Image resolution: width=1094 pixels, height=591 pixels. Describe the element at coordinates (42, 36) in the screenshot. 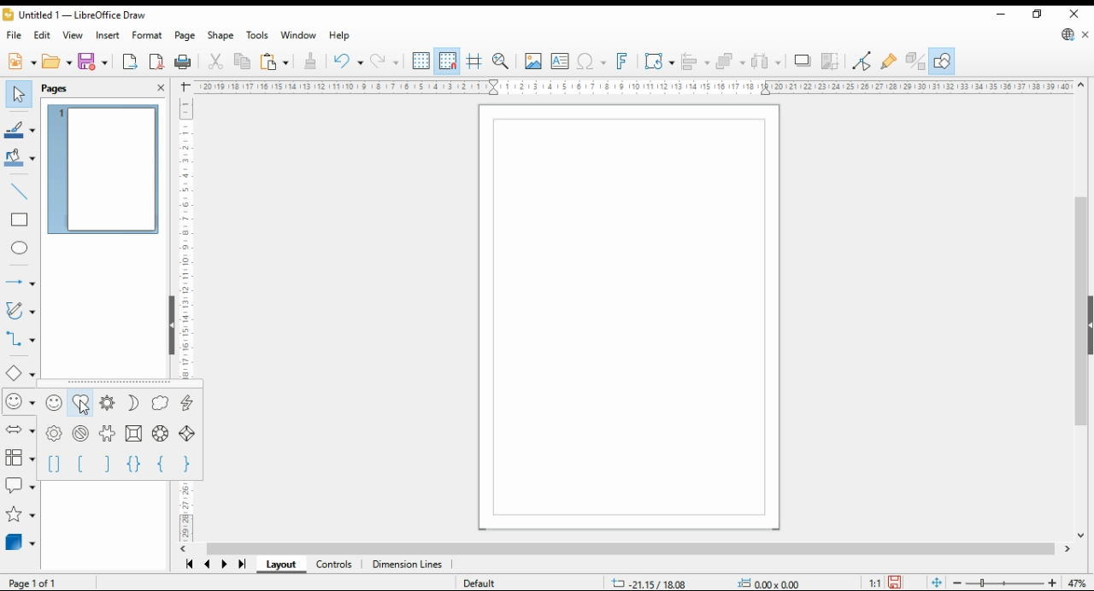

I see `edit` at that location.